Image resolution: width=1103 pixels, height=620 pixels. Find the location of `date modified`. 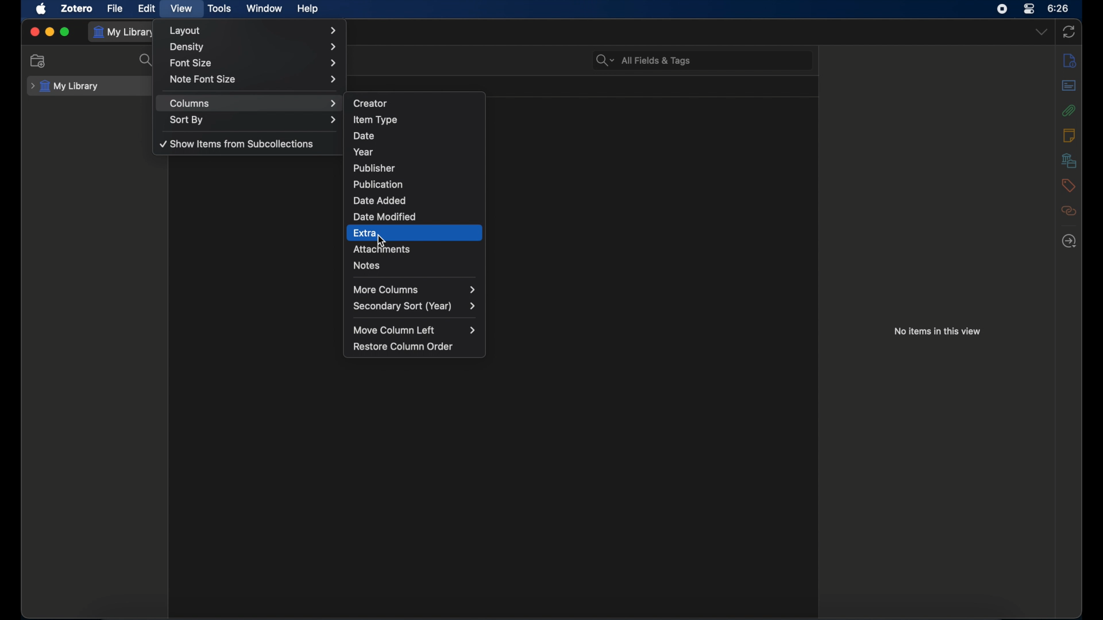

date modified is located at coordinates (416, 216).